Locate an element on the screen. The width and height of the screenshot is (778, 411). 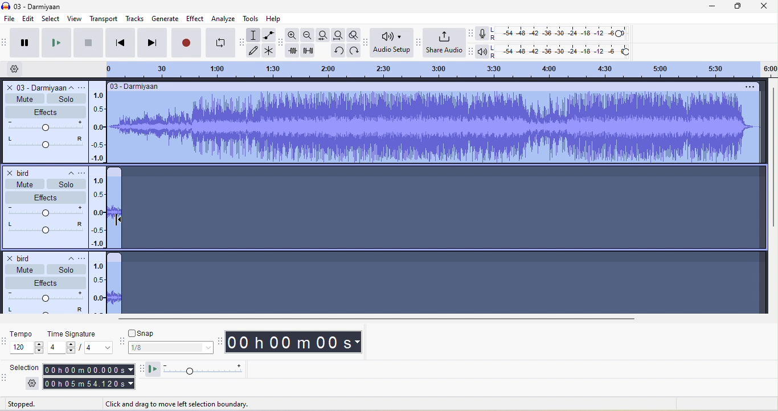
bird is located at coordinates (22, 171).